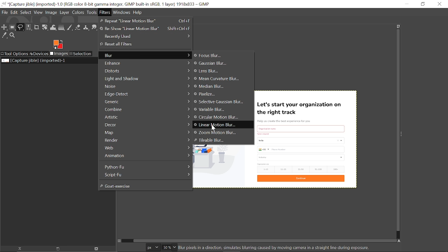  Describe the element at coordinates (78, 27) in the screenshot. I see `Eraser tool` at that location.